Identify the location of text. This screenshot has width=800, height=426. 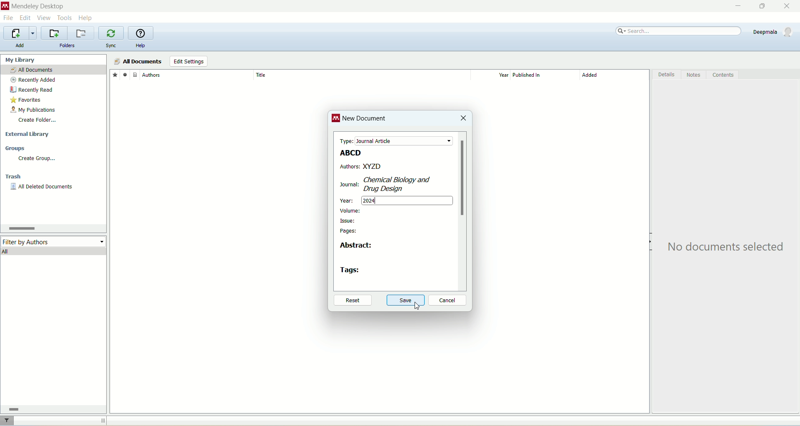
(728, 247).